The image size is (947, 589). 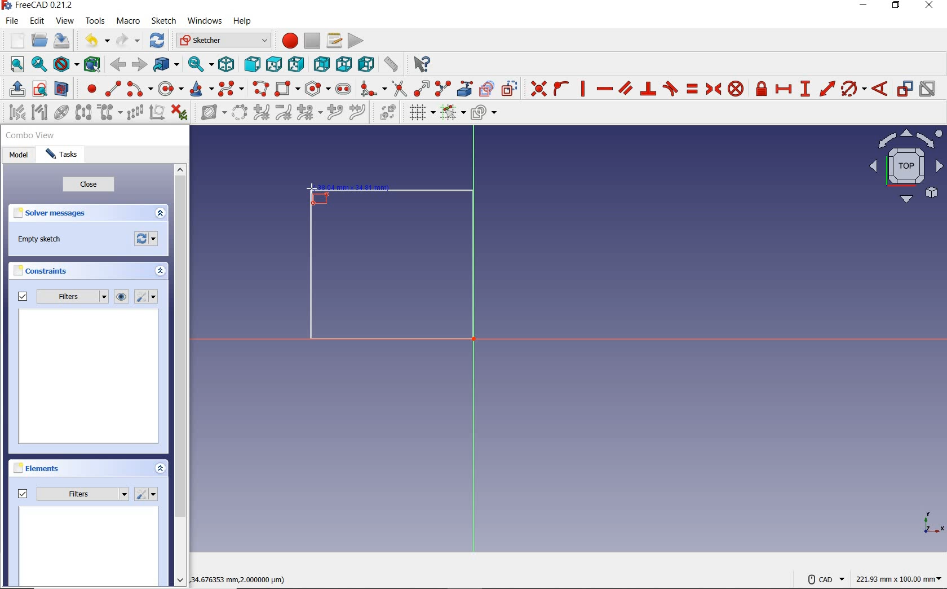 What do you see at coordinates (95, 22) in the screenshot?
I see `tools` at bounding box center [95, 22].